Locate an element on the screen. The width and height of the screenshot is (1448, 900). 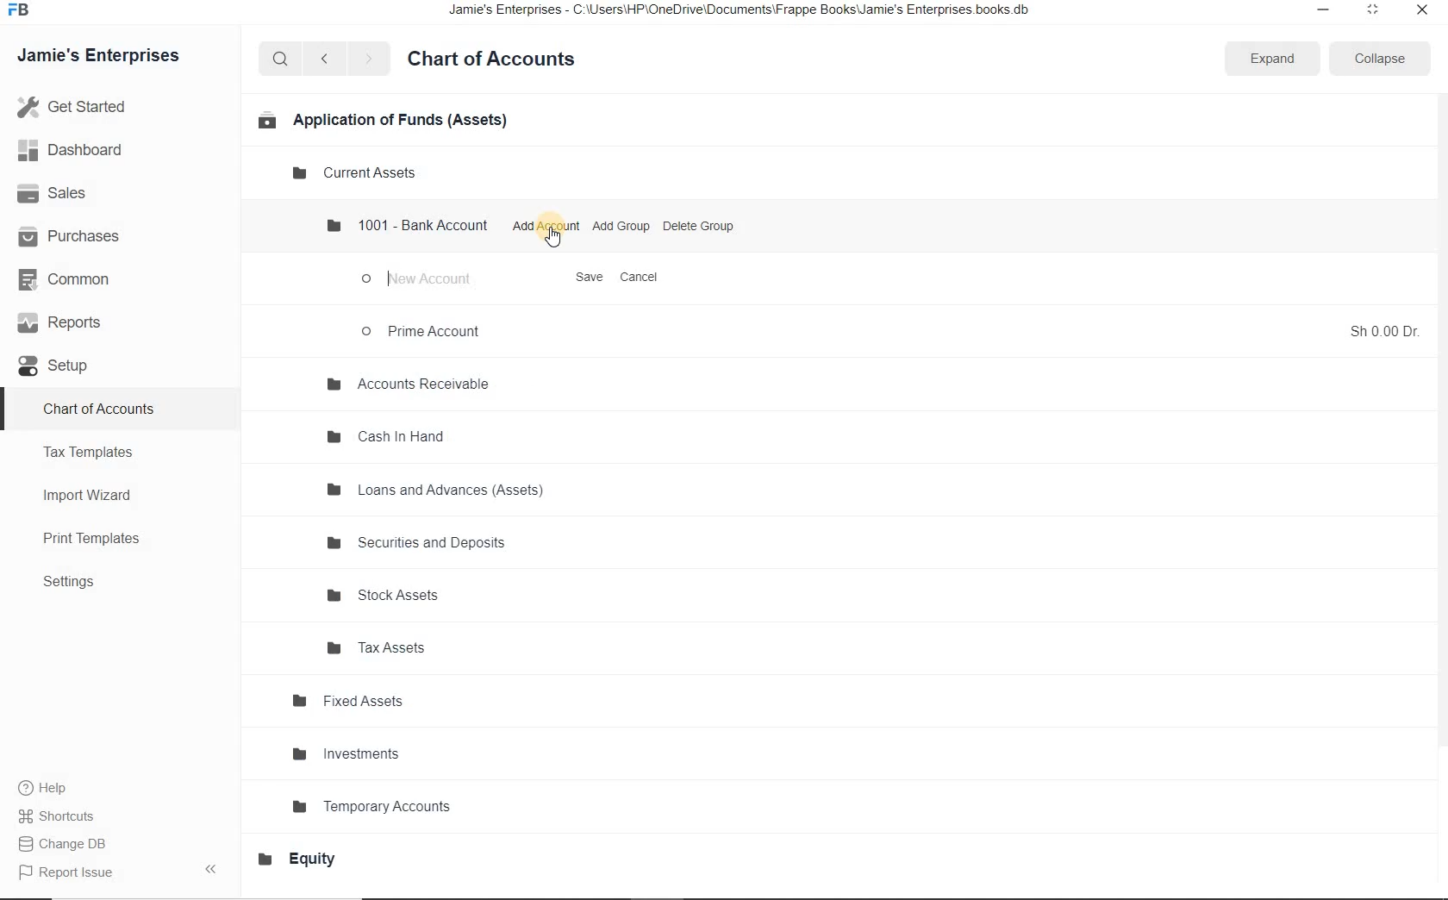
Cash In Hand is located at coordinates (389, 438).